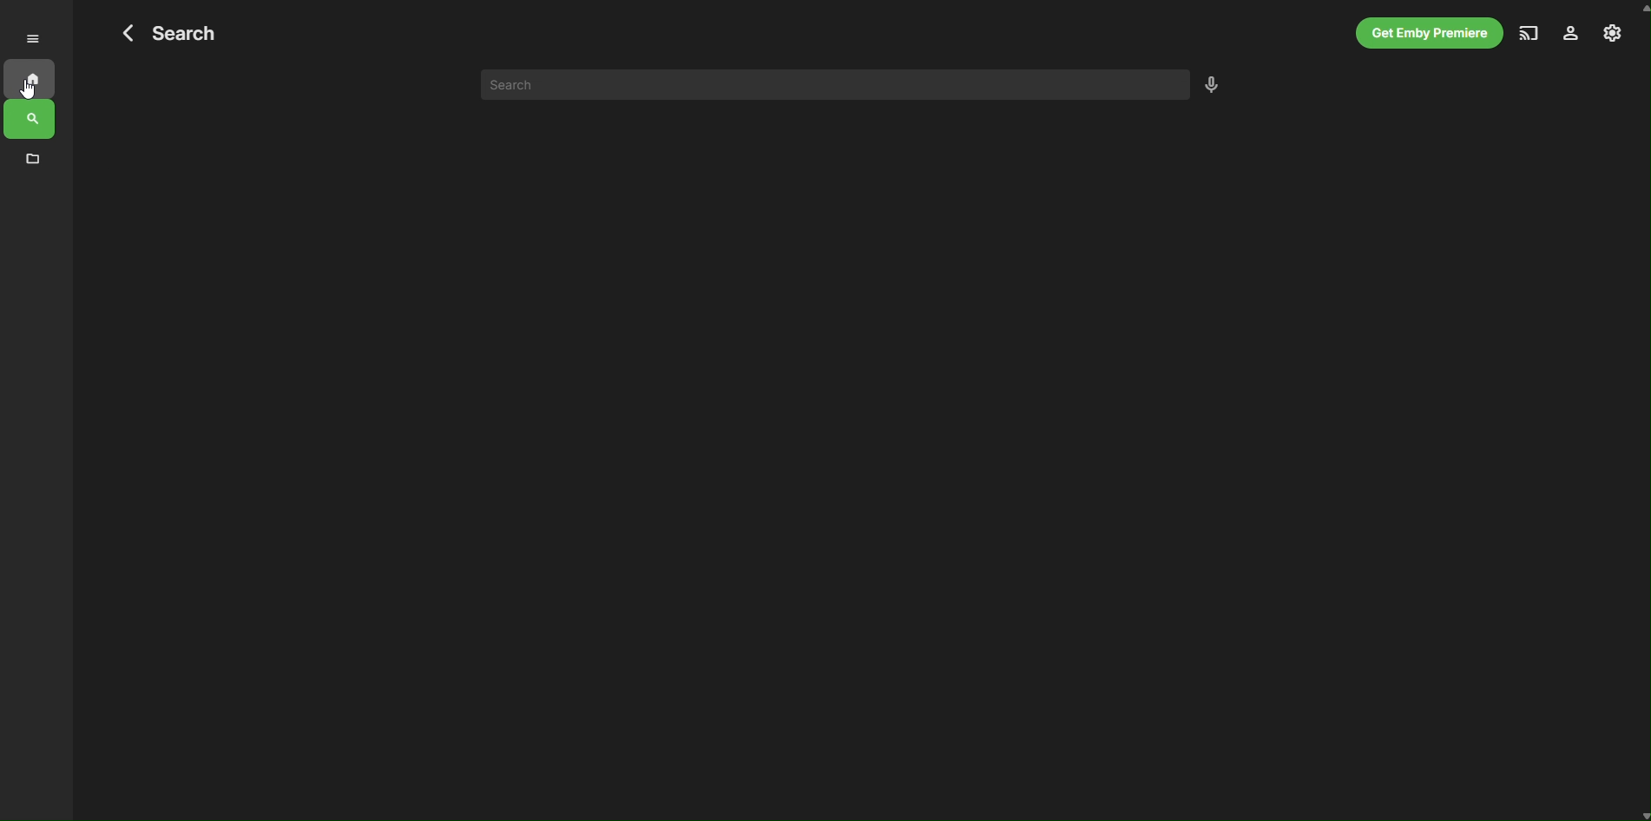 The image size is (1651, 821). Describe the element at coordinates (1615, 34) in the screenshot. I see `Settings` at that location.